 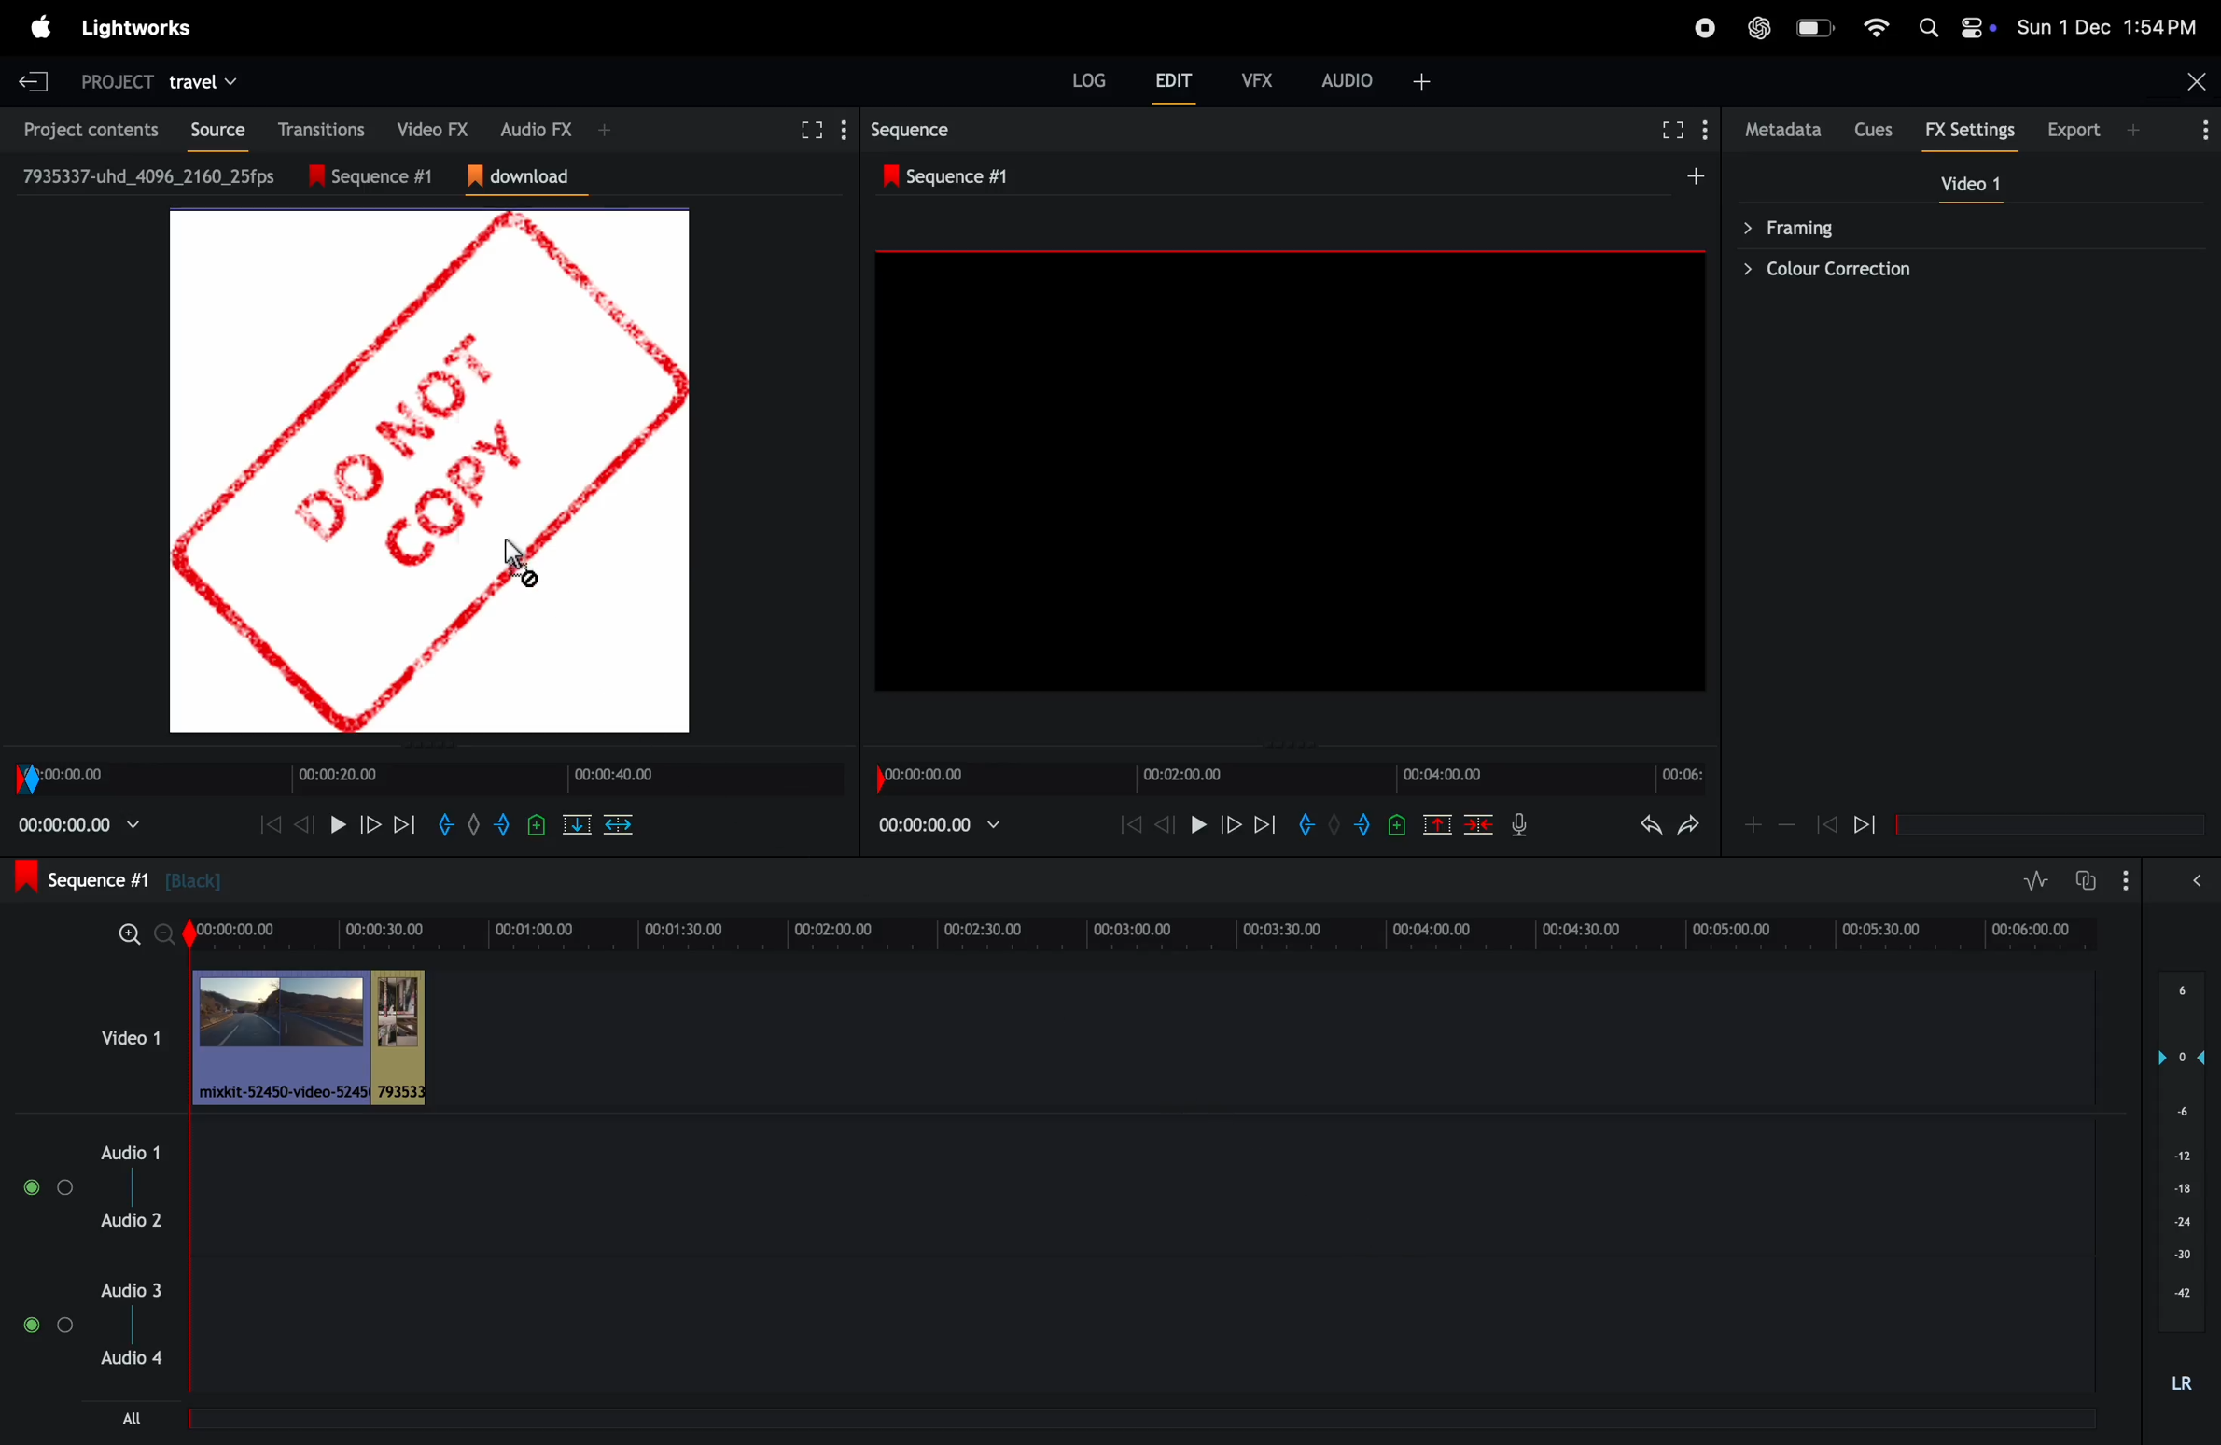 I want to click on audio fx, so click(x=537, y=128).